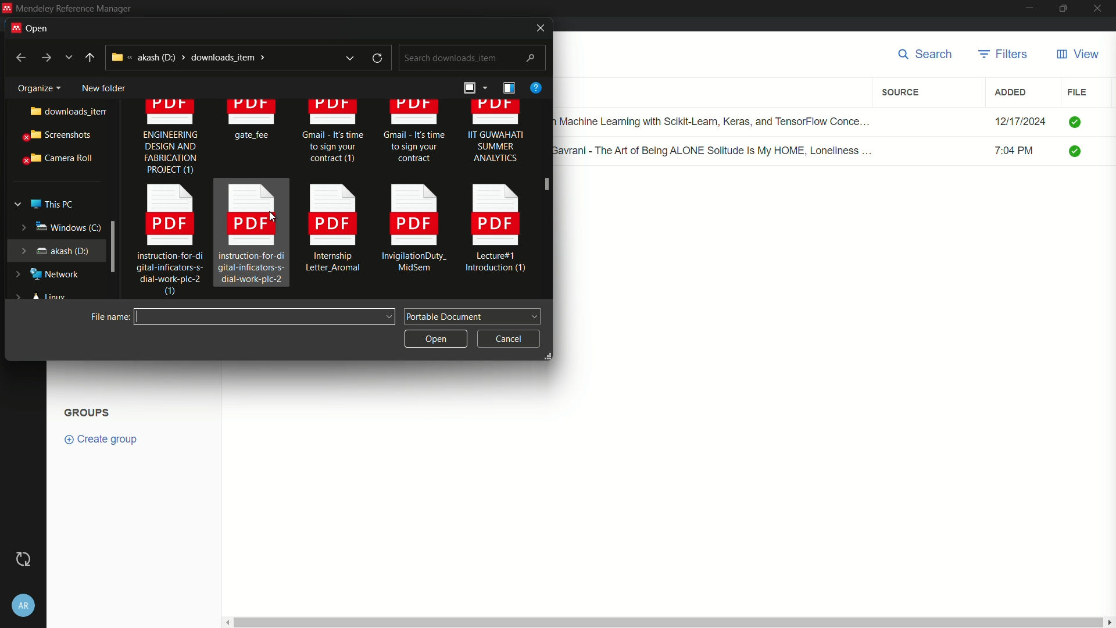 Image resolution: width=1116 pixels, height=628 pixels. Describe the element at coordinates (415, 134) in the screenshot. I see `Gmail - It's time.
to sign your
contract` at that location.